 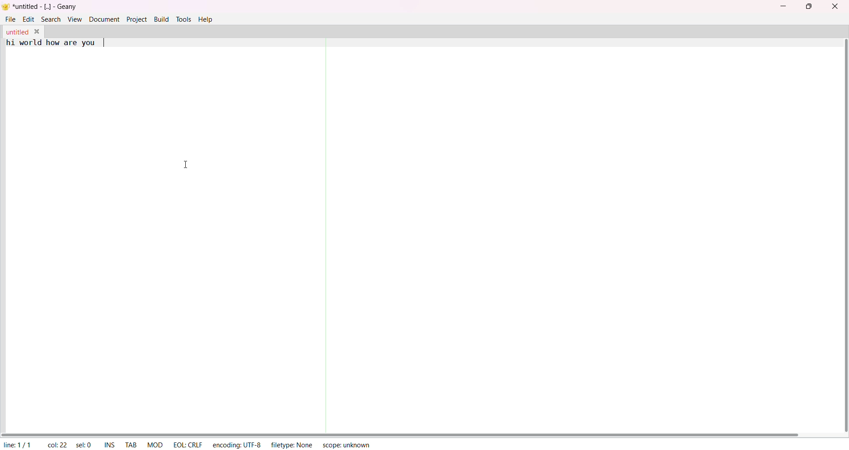 What do you see at coordinates (9, 19) in the screenshot?
I see `file` at bounding box center [9, 19].